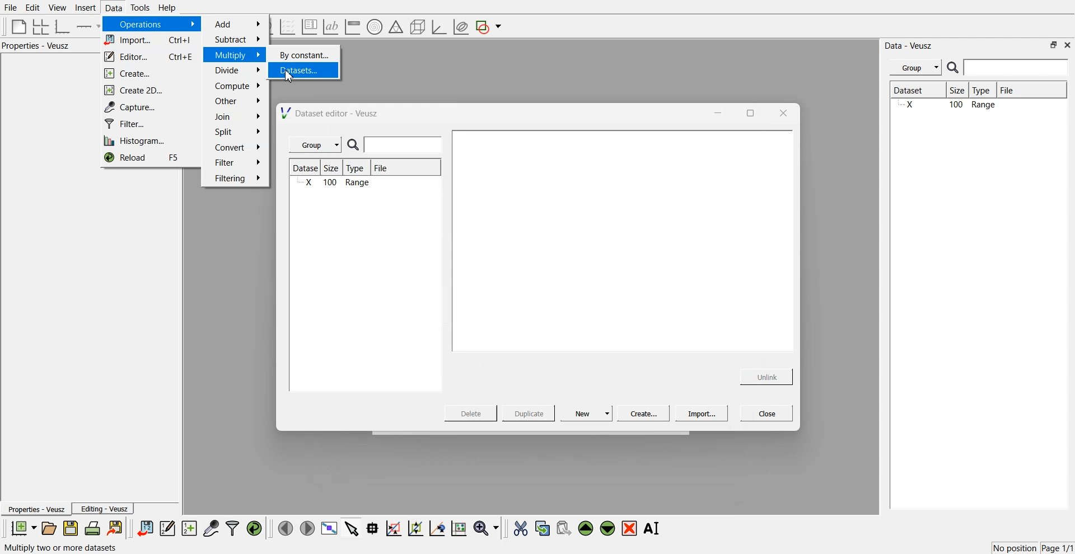 The height and width of the screenshot is (554, 1075). What do you see at coordinates (438, 27) in the screenshot?
I see `3d graph` at bounding box center [438, 27].